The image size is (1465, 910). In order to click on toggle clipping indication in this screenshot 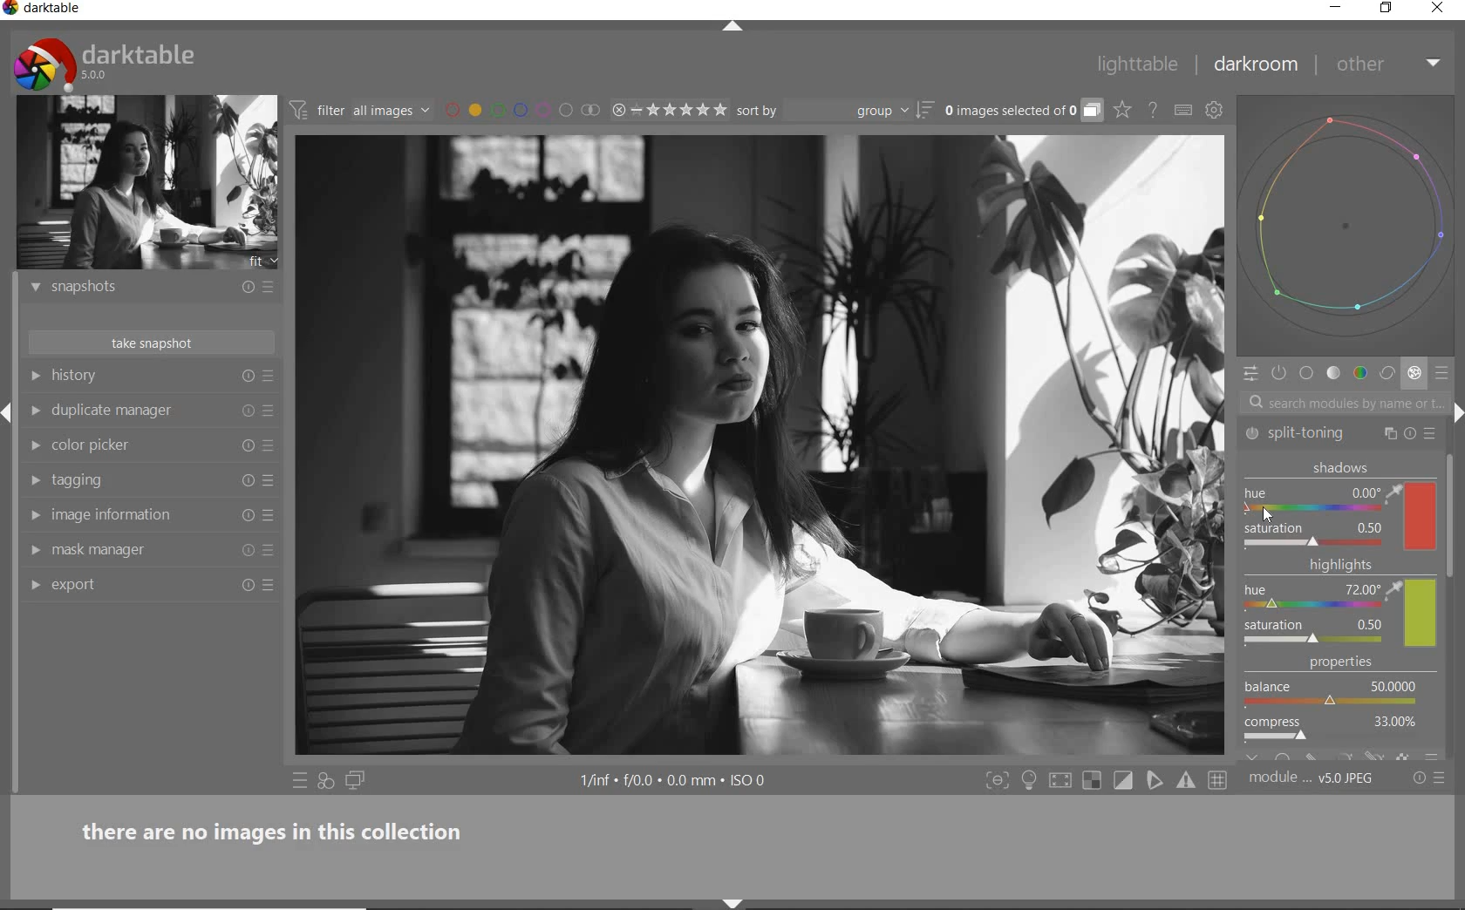, I will do `click(1125, 780)`.